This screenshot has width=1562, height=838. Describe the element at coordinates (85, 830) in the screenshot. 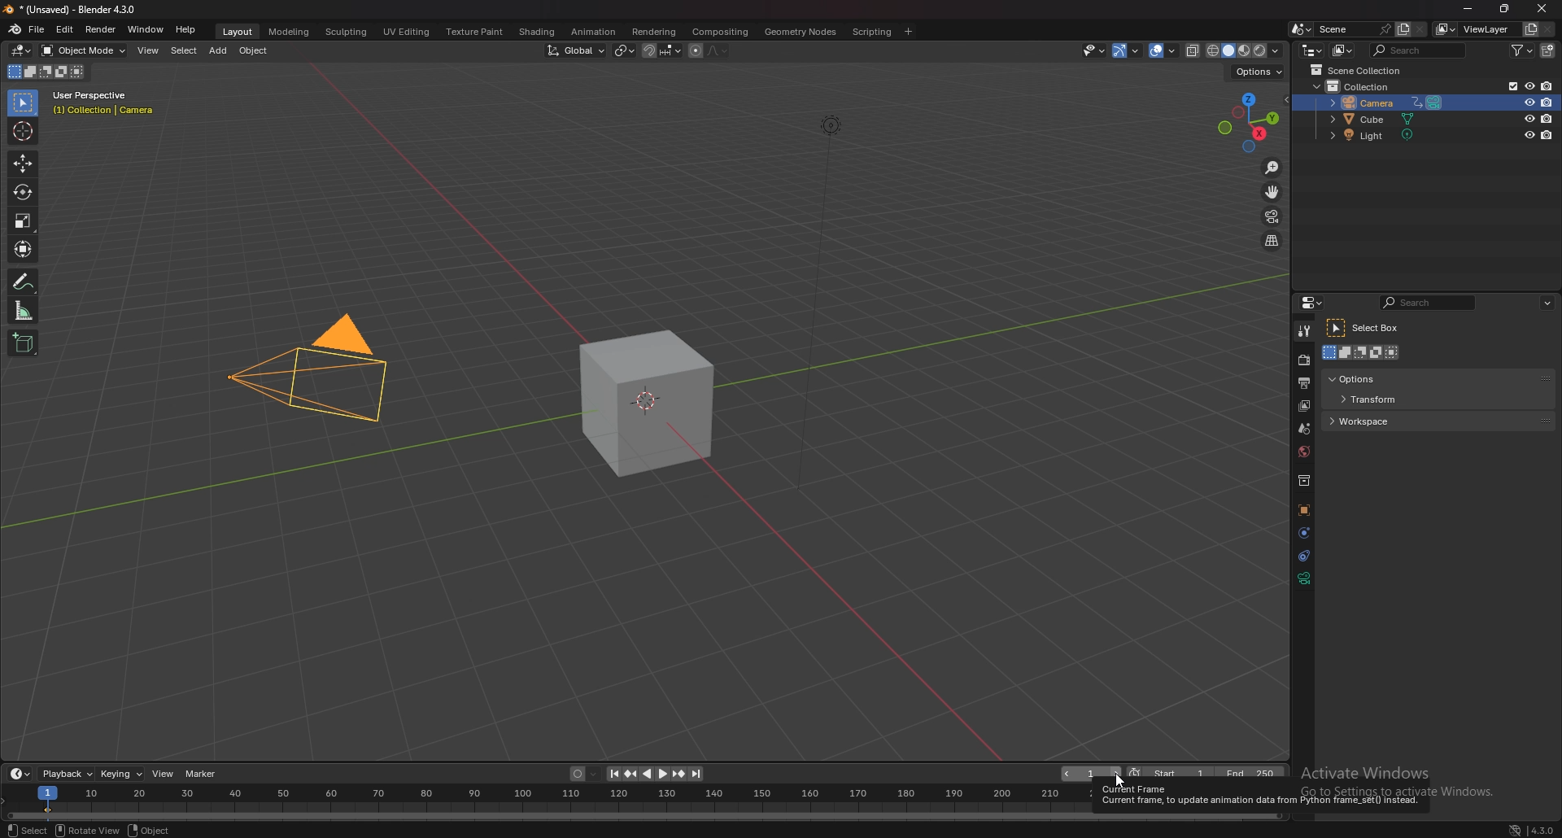

I see `Rotate View` at that location.